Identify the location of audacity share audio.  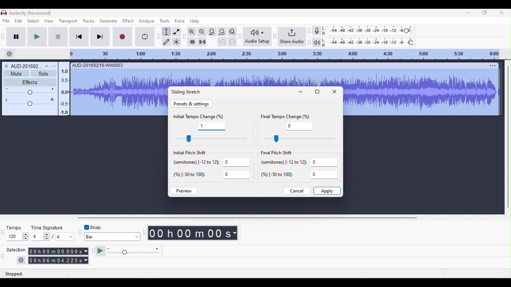
(274, 36).